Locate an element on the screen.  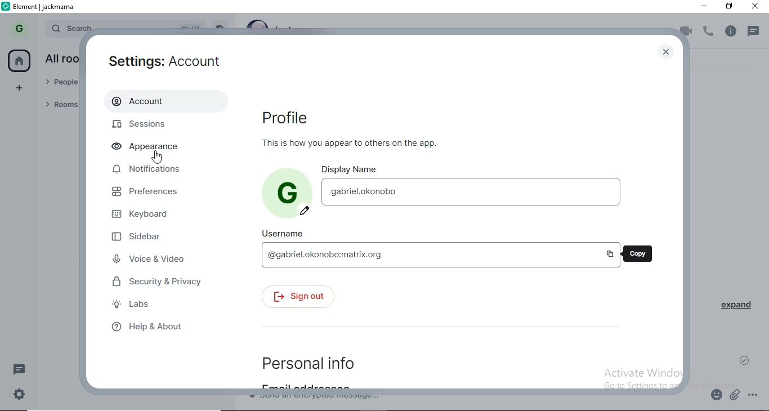
help & about is located at coordinates (154, 328).